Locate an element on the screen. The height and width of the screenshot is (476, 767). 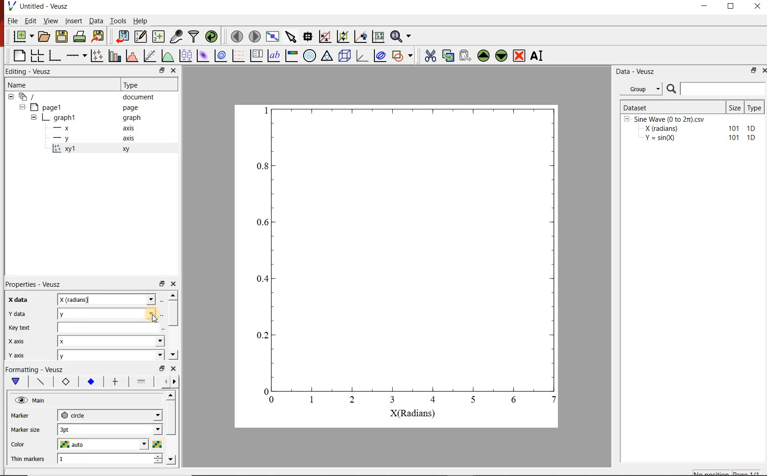
plot key is located at coordinates (257, 55).